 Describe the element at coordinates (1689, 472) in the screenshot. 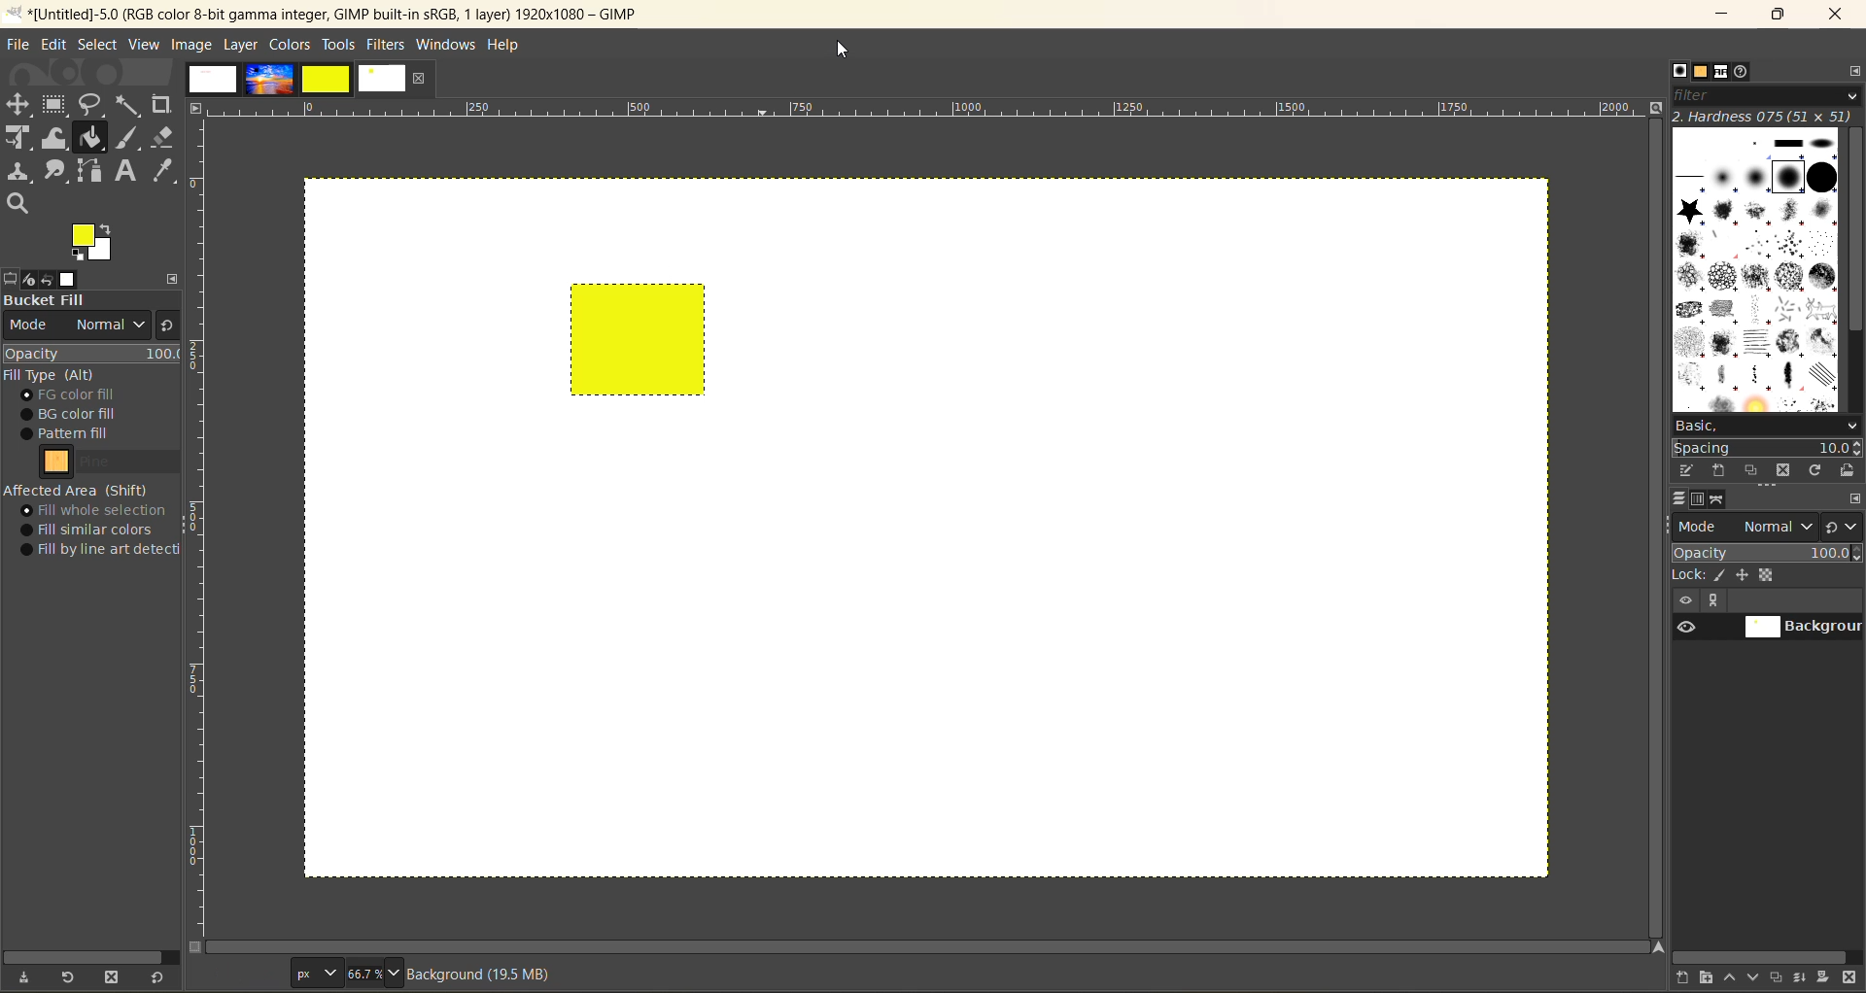

I see `edit this brush` at that location.